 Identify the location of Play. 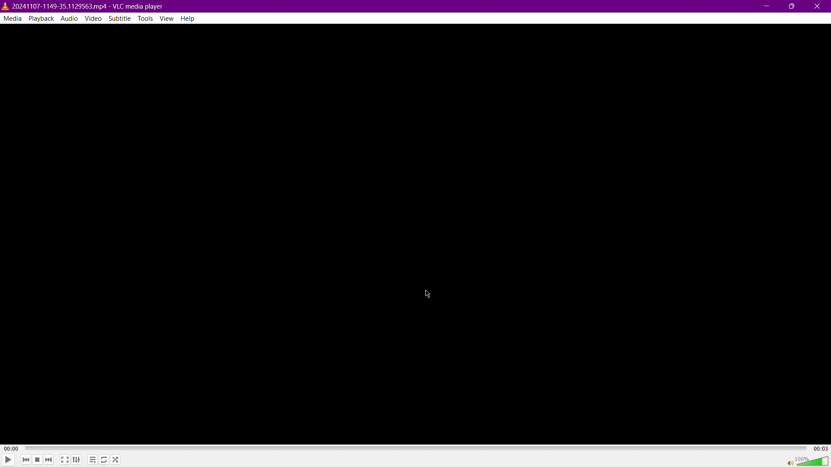
(8, 460).